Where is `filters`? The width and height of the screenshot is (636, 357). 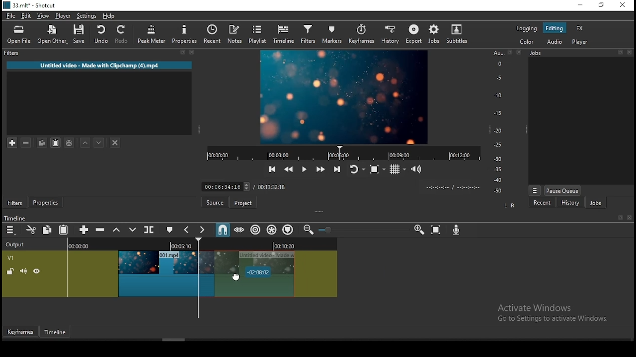 filters is located at coordinates (308, 35).